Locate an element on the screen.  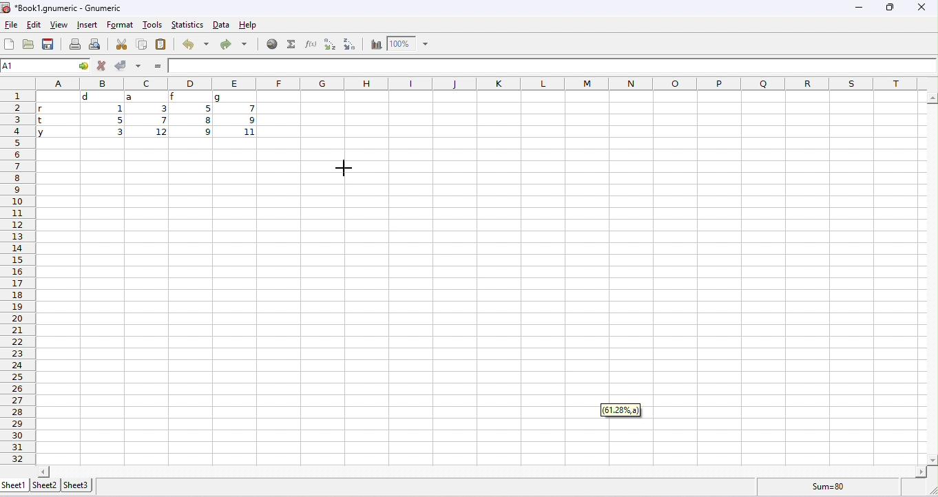
new is located at coordinates (8, 44).